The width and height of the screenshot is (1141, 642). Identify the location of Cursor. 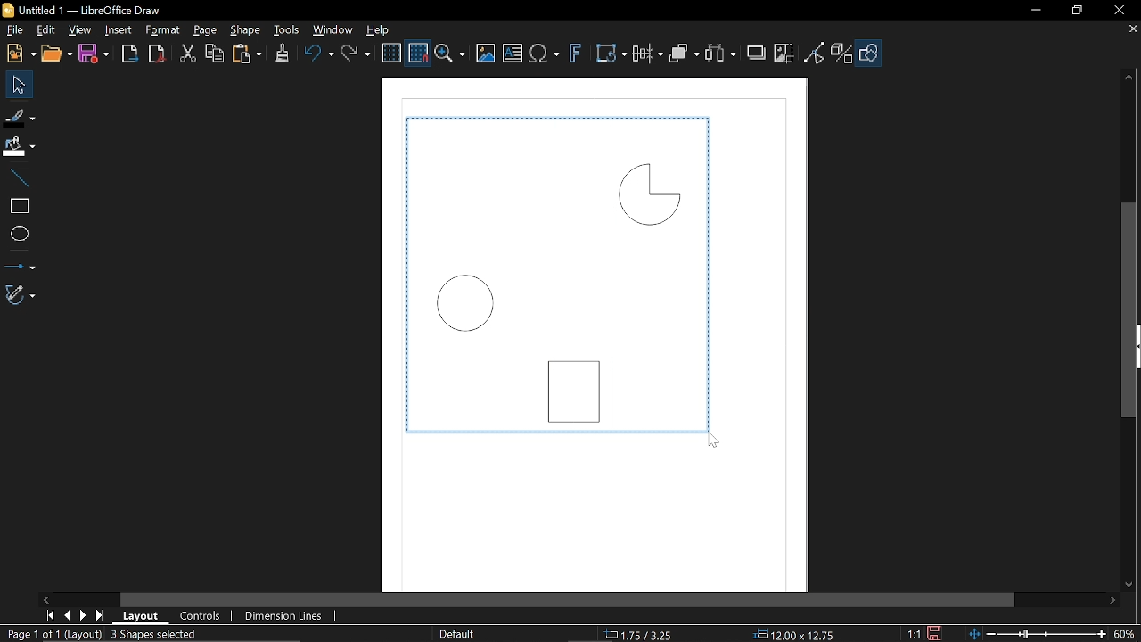
(710, 444).